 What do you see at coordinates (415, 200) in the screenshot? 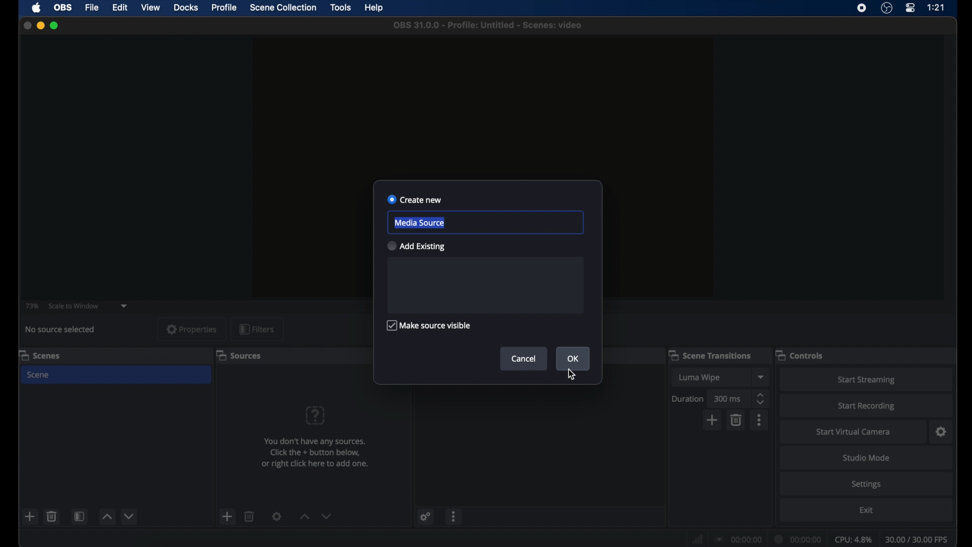
I see `create new` at bounding box center [415, 200].